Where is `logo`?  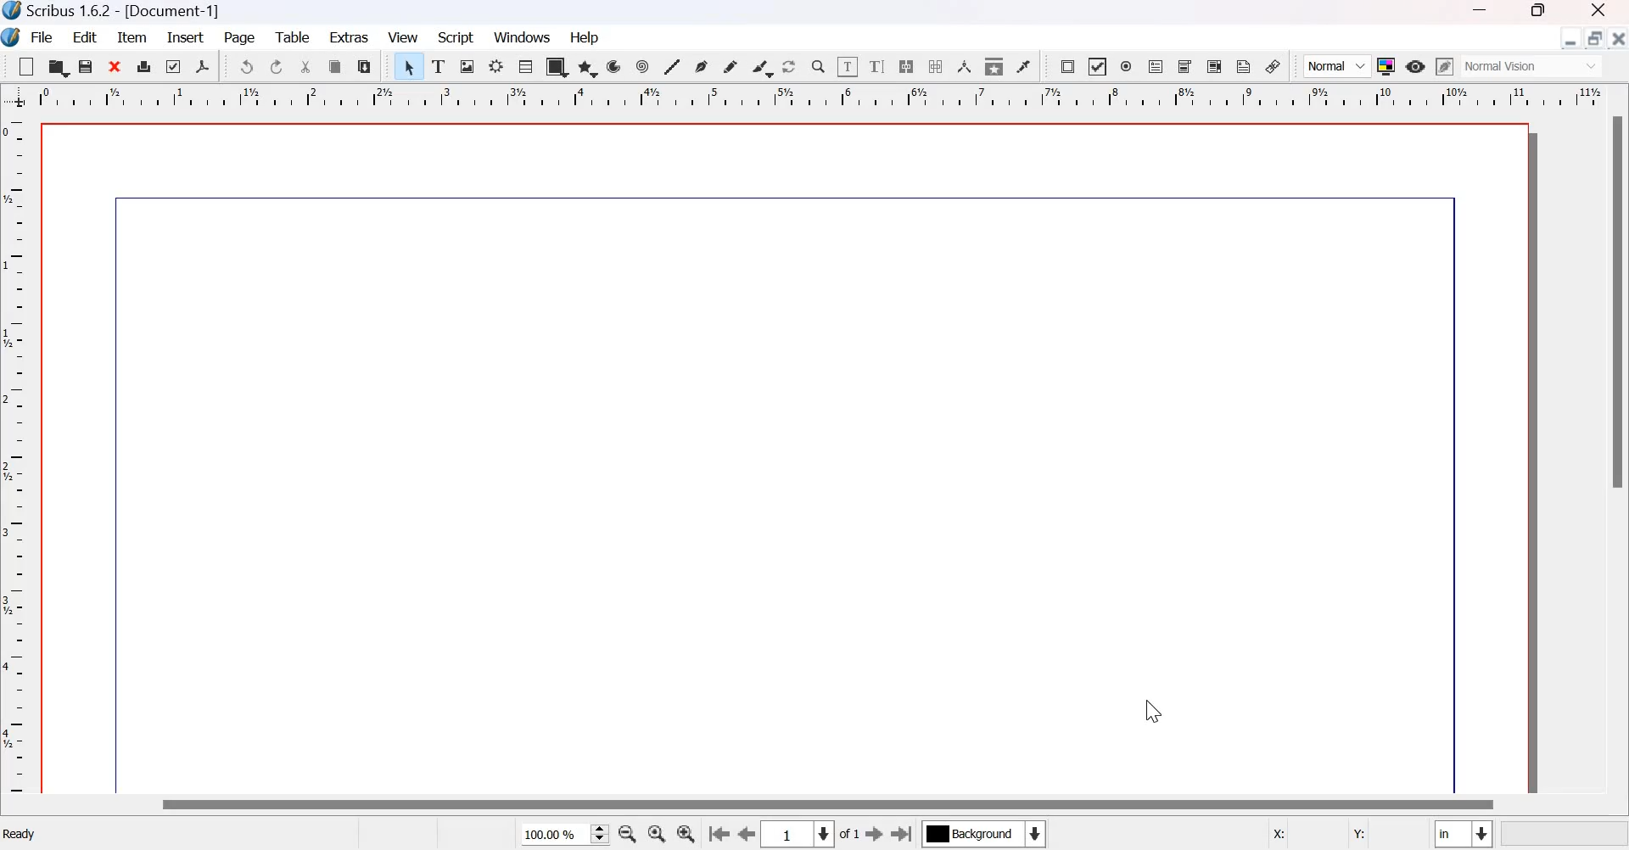 logo is located at coordinates (12, 36).